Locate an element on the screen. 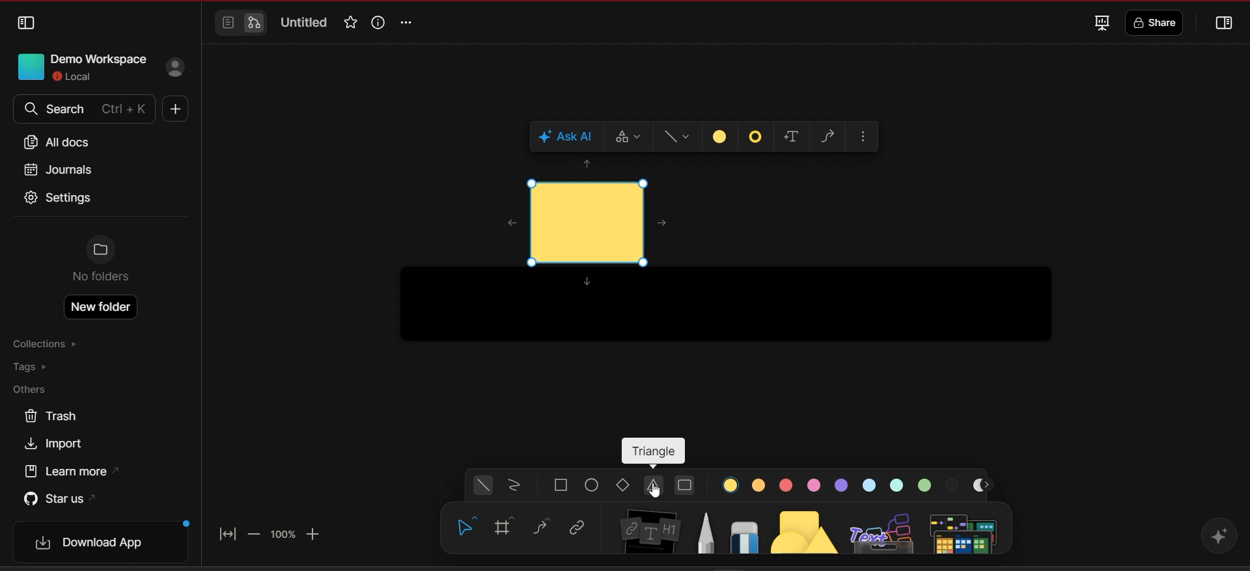 This screenshot has width=1250, height=571. tags is located at coordinates (40, 367).